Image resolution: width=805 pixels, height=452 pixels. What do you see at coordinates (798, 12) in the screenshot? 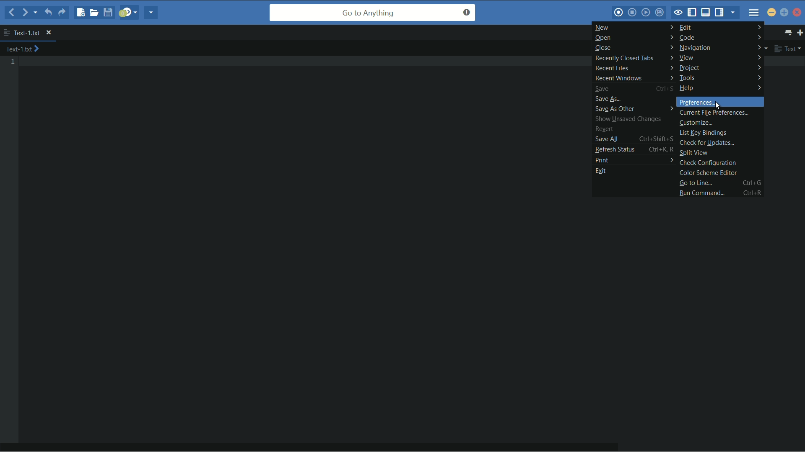
I see `close app` at bounding box center [798, 12].